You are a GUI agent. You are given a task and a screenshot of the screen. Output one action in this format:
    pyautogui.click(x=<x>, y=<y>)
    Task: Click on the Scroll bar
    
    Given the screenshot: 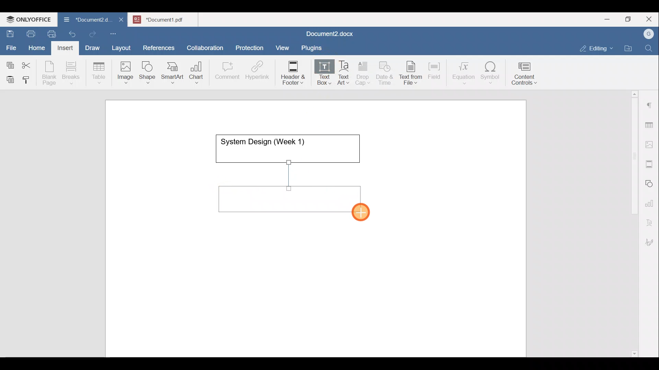 What is the action you would take?
    pyautogui.click(x=632, y=222)
    